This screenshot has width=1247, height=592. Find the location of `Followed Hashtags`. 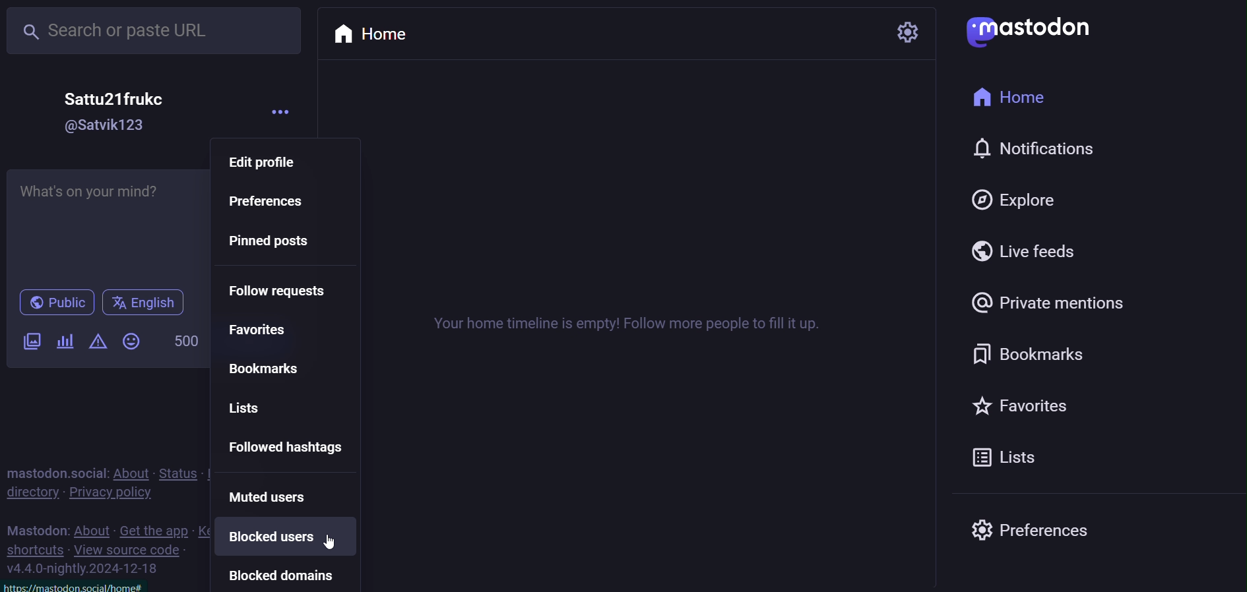

Followed Hashtags is located at coordinates (294, 446).